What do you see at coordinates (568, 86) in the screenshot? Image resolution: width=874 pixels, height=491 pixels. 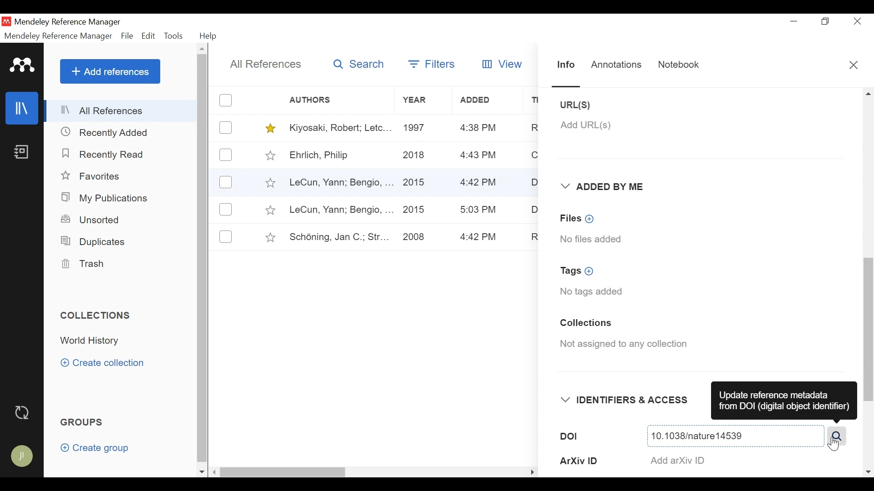 I see `Slider` at bounding box center [568, 86].